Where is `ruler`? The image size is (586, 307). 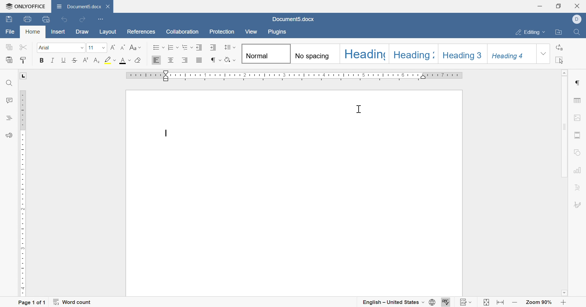
ruler is located at coordinates (22, 193).